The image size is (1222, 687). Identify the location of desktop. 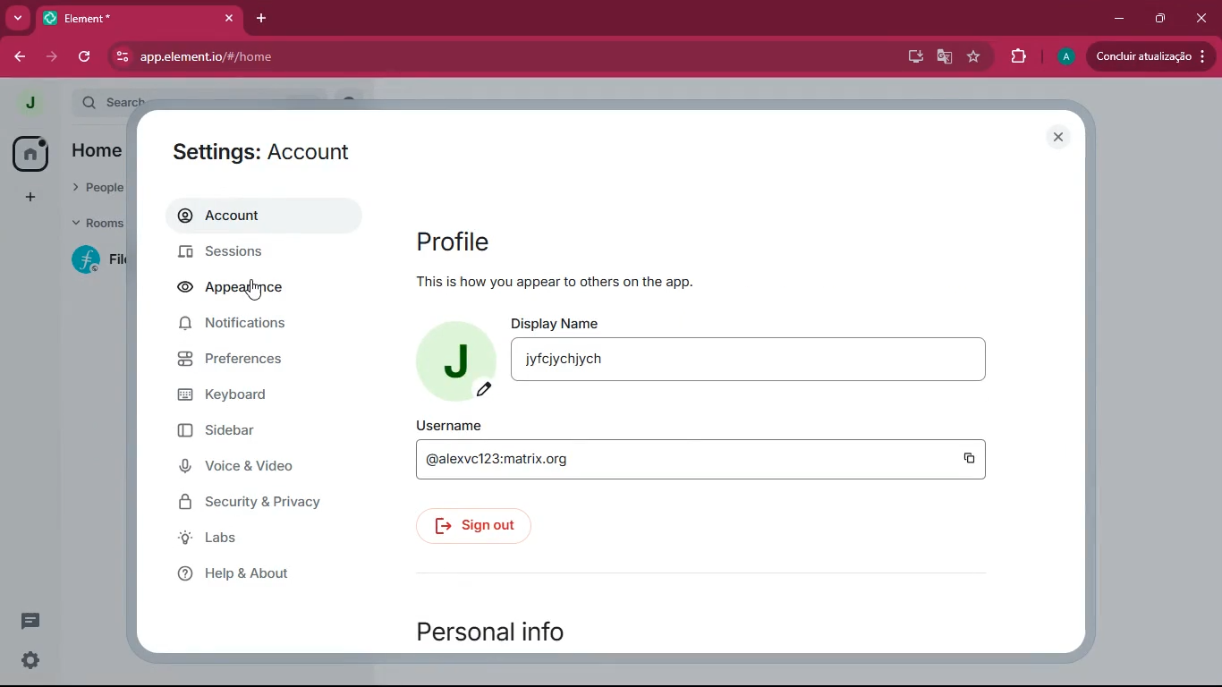
(912, 57).